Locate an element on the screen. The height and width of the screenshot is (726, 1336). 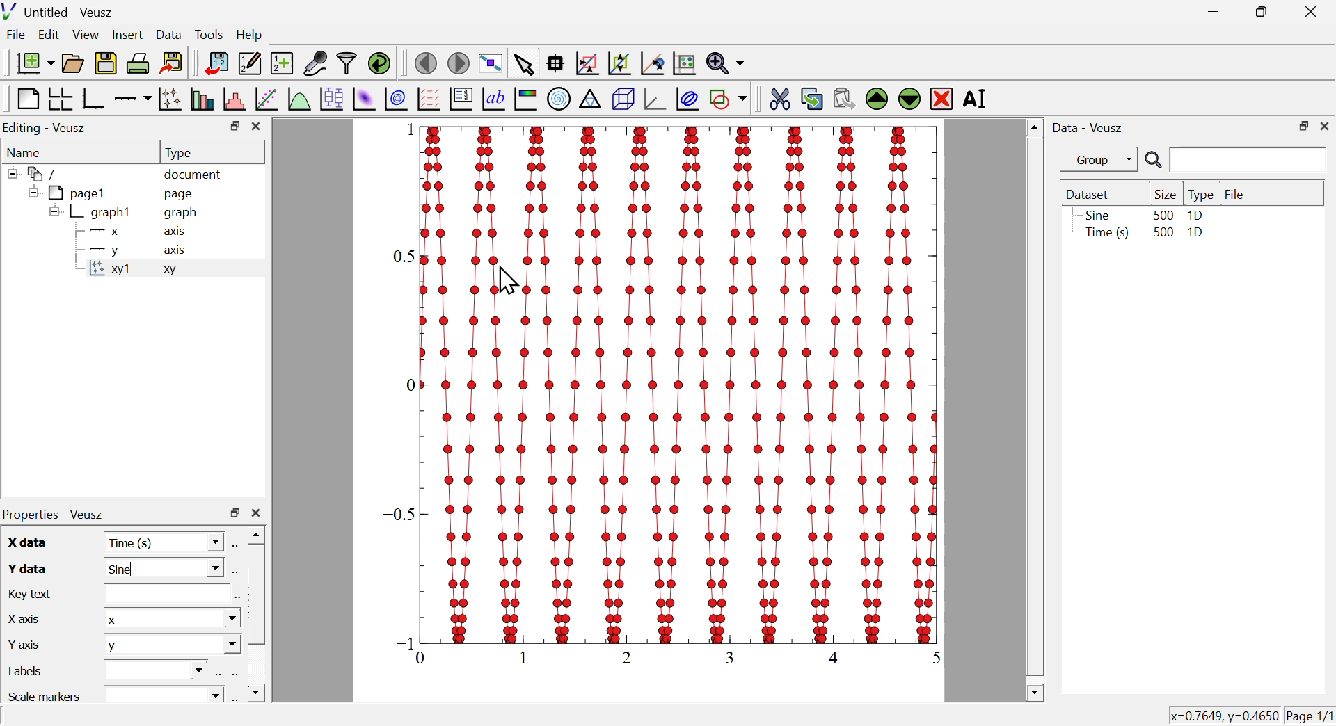
maximize is located at coordinates (232, 126).